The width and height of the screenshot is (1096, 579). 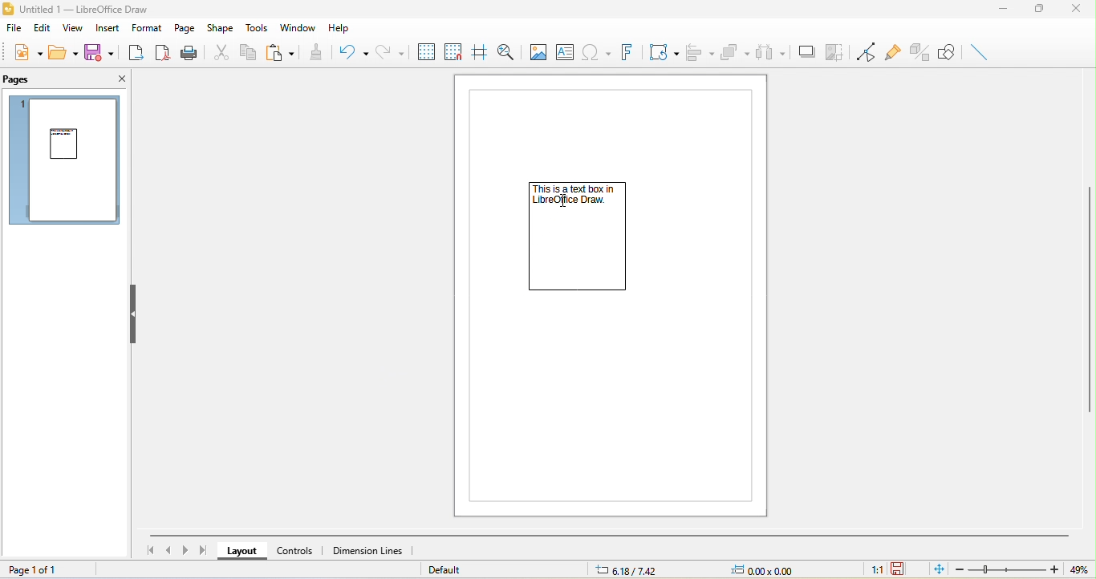 I want to click on view, so click(x=76, y=29).